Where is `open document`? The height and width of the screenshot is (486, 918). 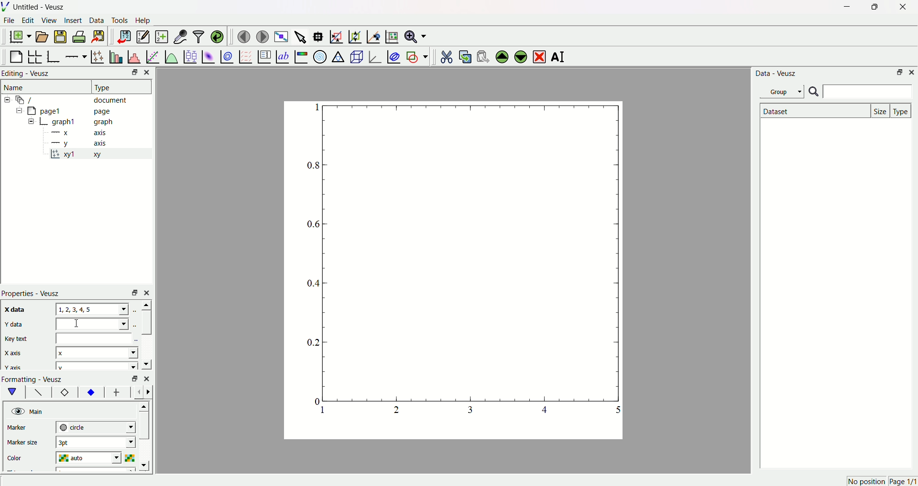 open document is located at coordinates (43, 36).